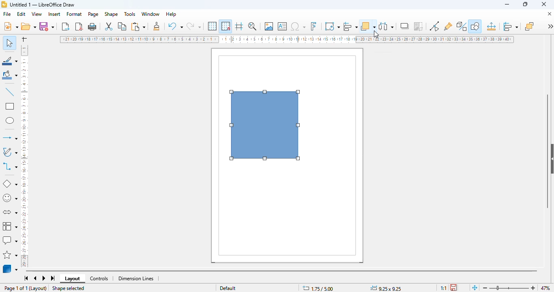 Image resolution: width=554 pixels, height=292 pixels. Describe the element at coordinates (10, 198) in the screenshot. I see `symbol shapes` at that location.